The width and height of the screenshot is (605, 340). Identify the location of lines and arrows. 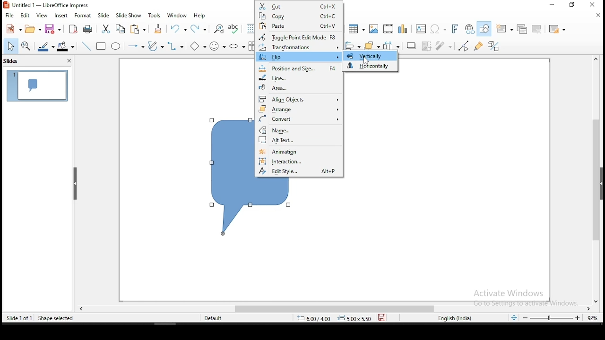
(136, 47).